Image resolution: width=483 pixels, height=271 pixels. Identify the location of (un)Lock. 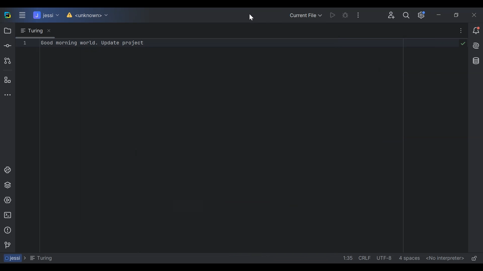
(474, 258).